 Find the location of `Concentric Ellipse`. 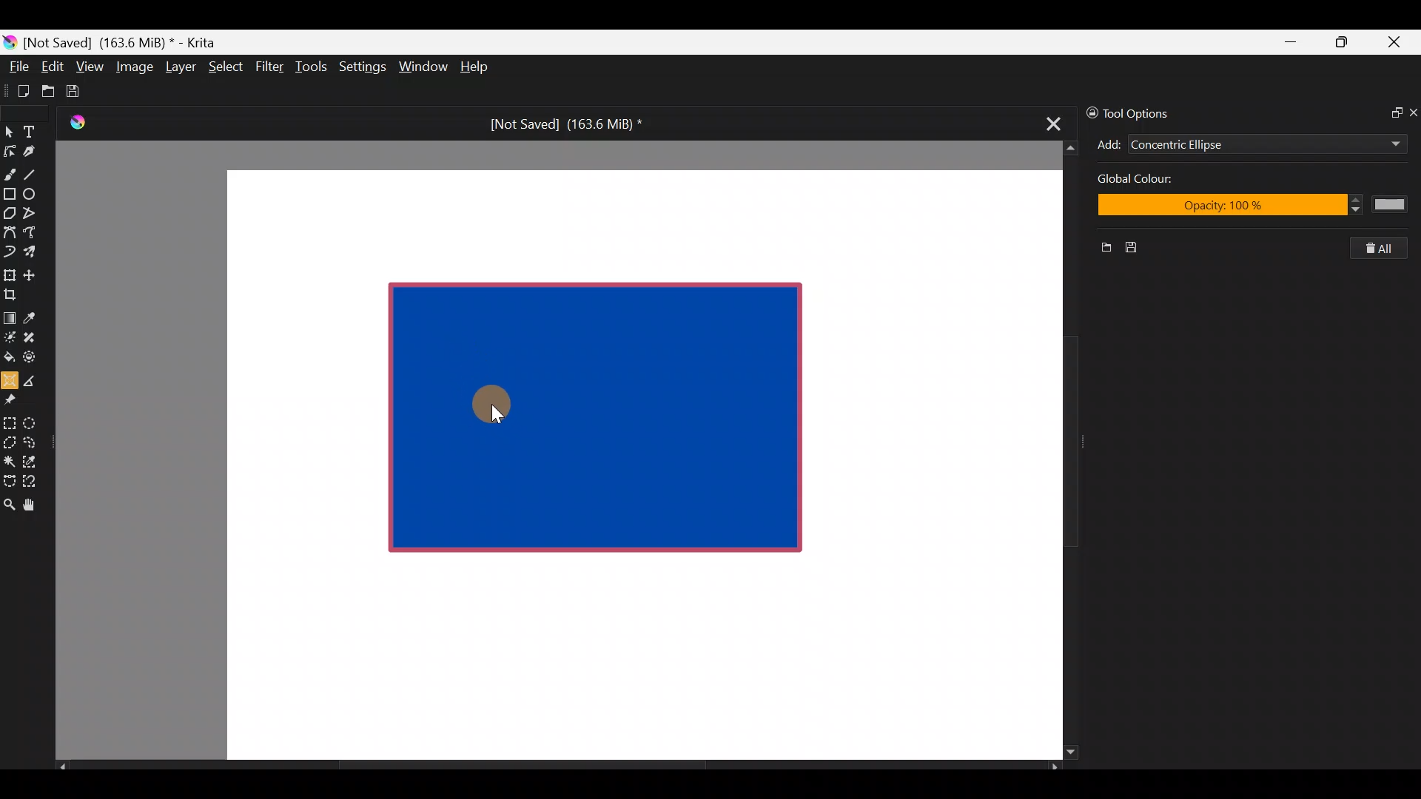

Concentric Ellipse is located at coordinates (1223, 146).